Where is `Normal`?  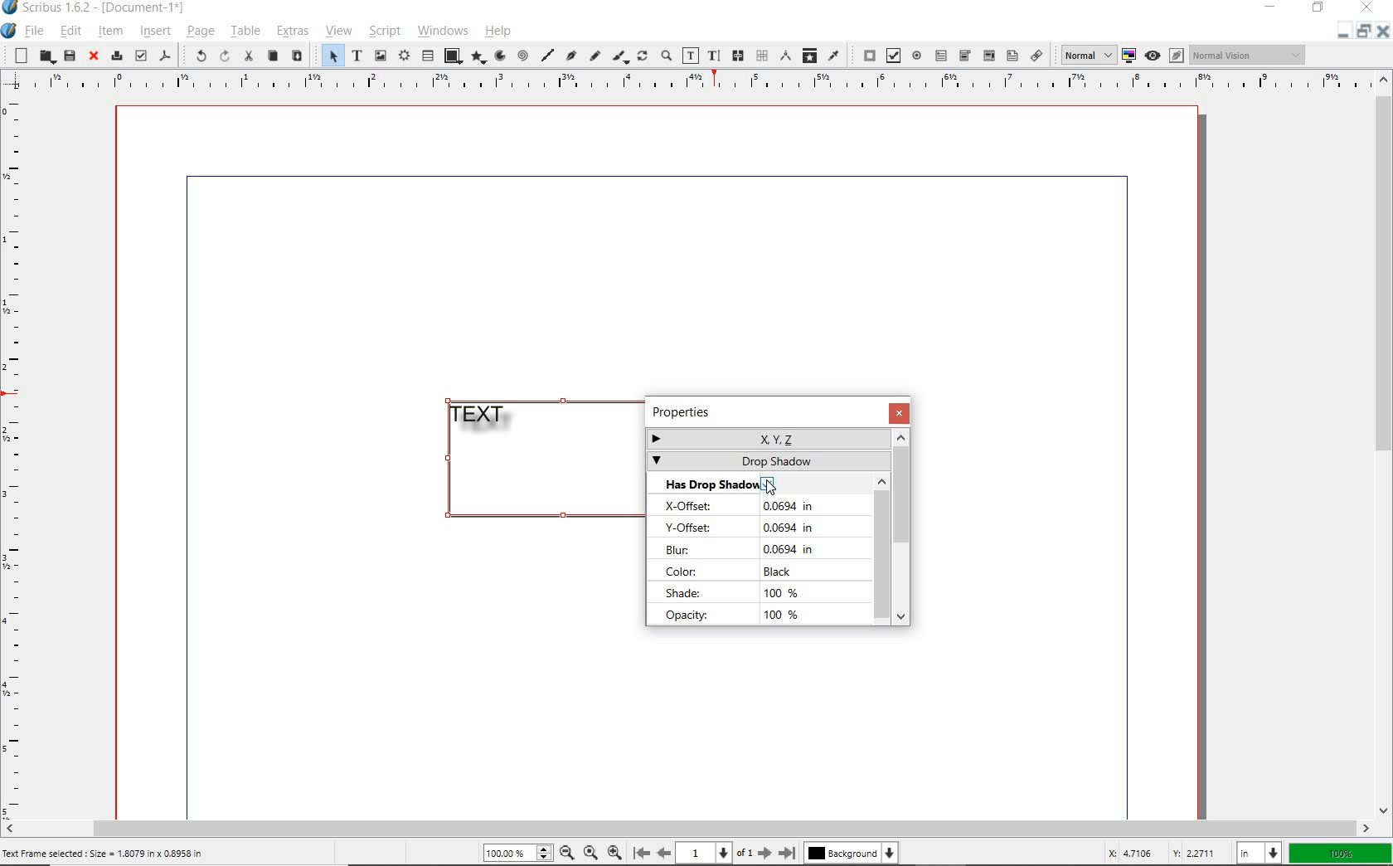
Normal is located at coordinates (1087, 55).